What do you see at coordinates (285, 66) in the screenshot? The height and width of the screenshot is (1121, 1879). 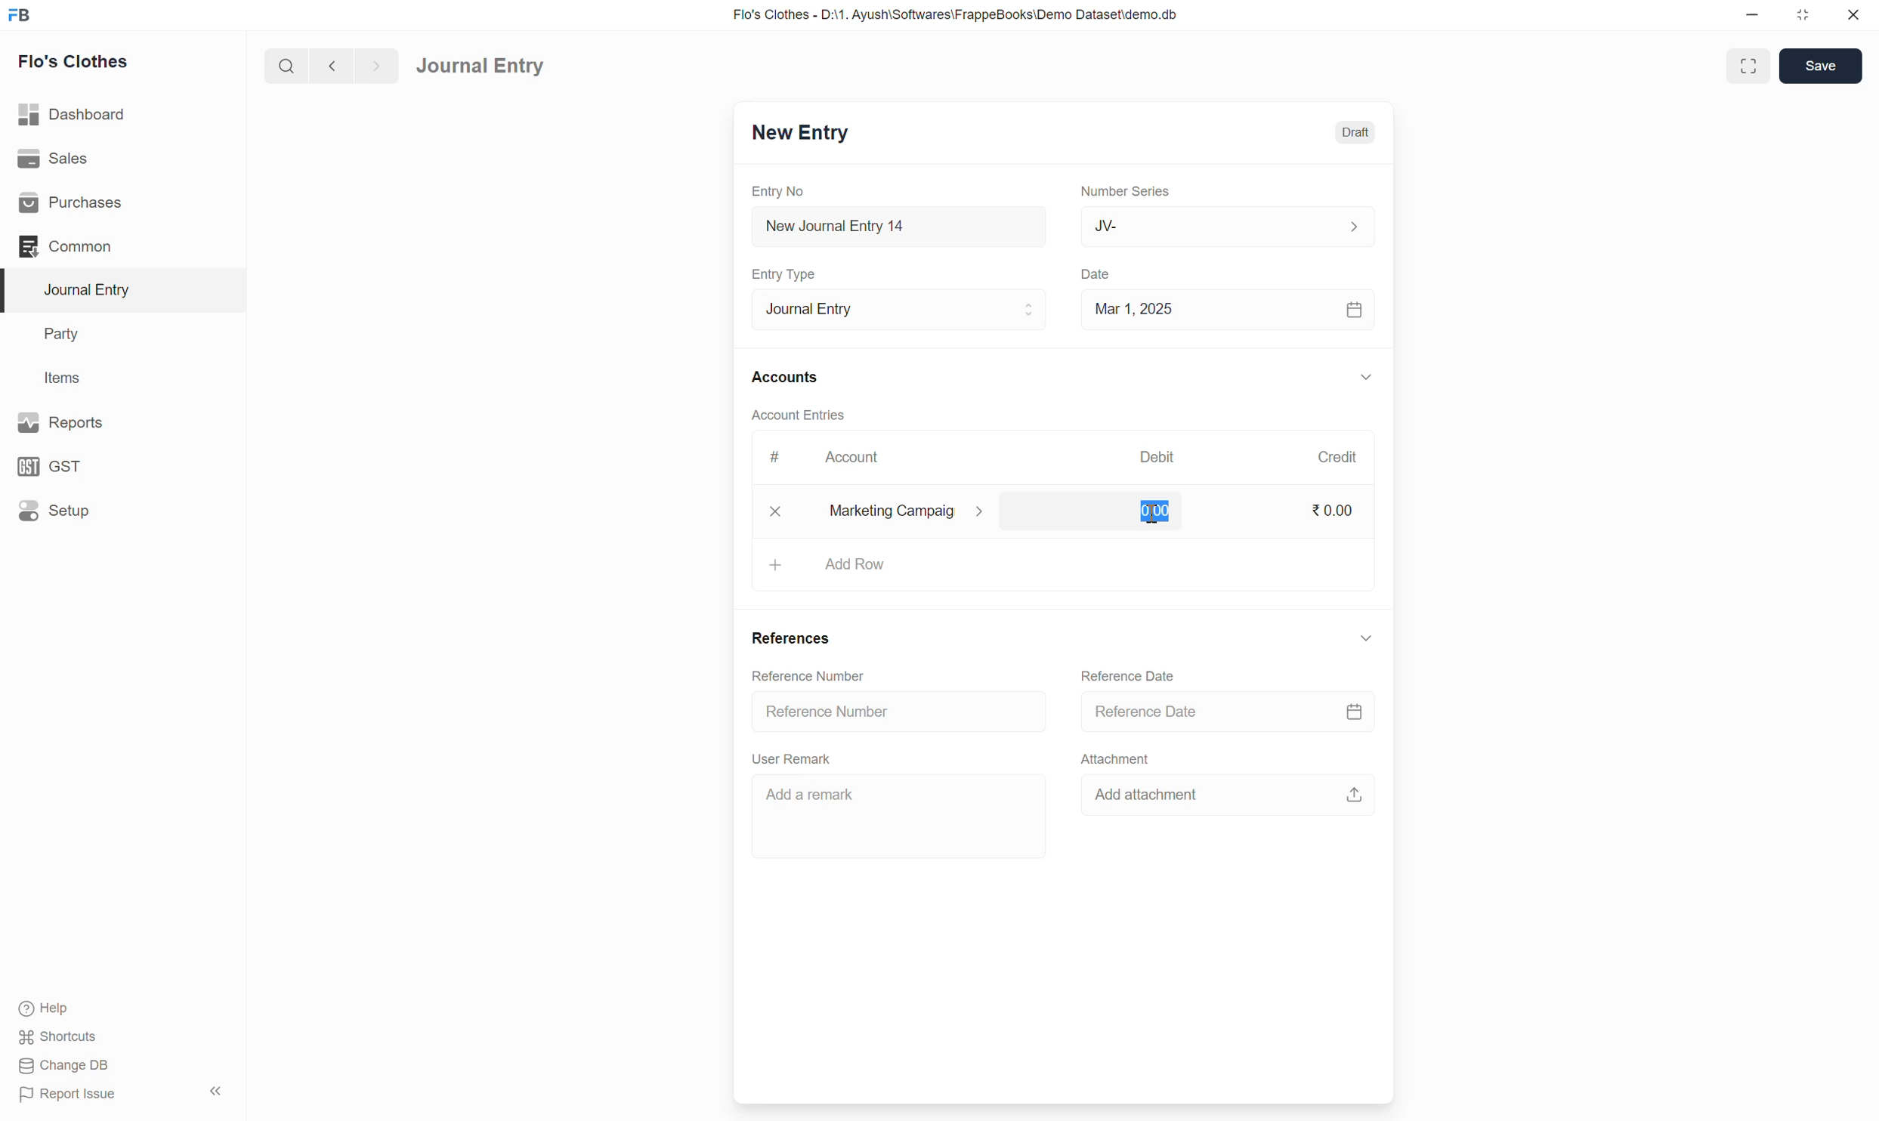 I see `search` at bounding box center [285, 66].